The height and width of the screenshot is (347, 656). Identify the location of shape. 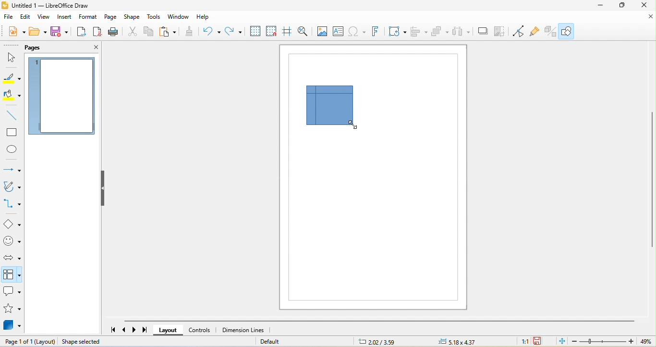
(133, 17).